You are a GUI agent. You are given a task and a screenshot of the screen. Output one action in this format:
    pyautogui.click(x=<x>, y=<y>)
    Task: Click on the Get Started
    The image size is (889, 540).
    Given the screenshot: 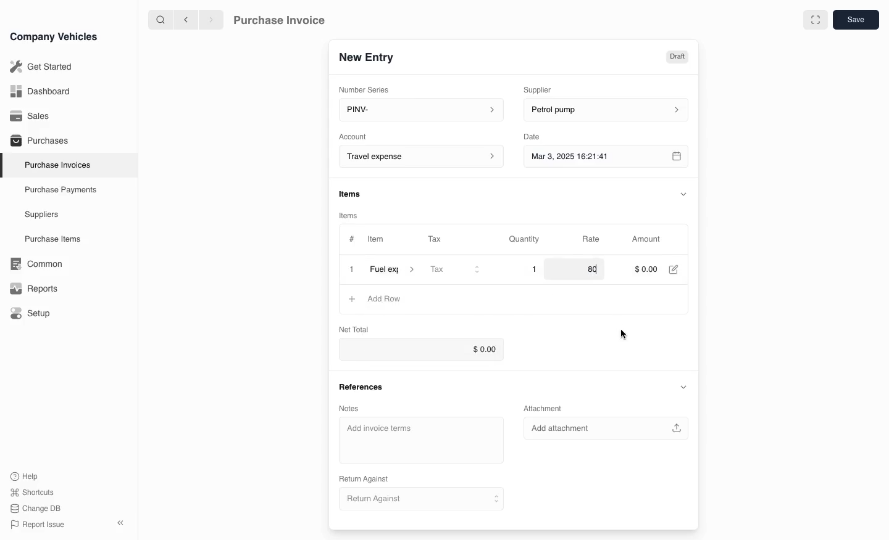 What is the action you would take?
    pyautogui.click(x=39, y=67)
    